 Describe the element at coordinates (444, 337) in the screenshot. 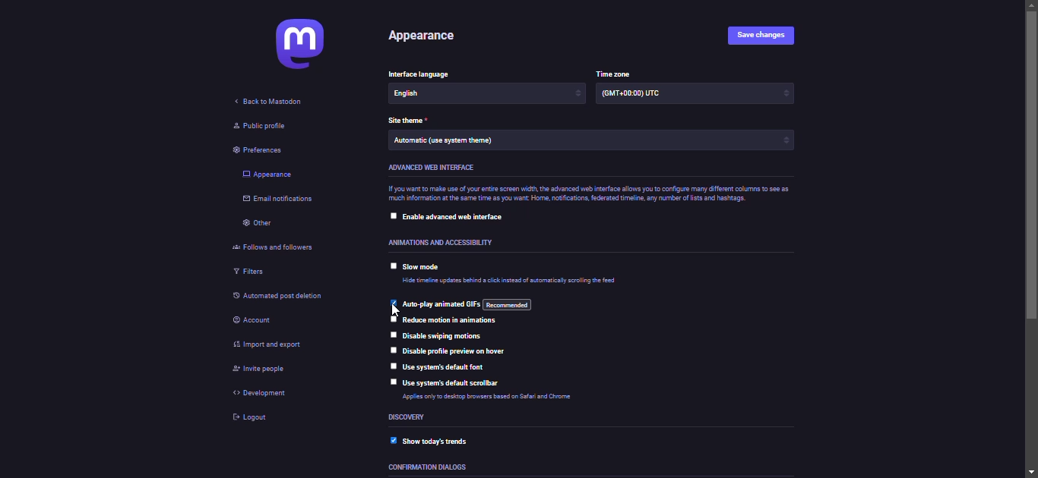

I see `disable swiping motions` at that location.